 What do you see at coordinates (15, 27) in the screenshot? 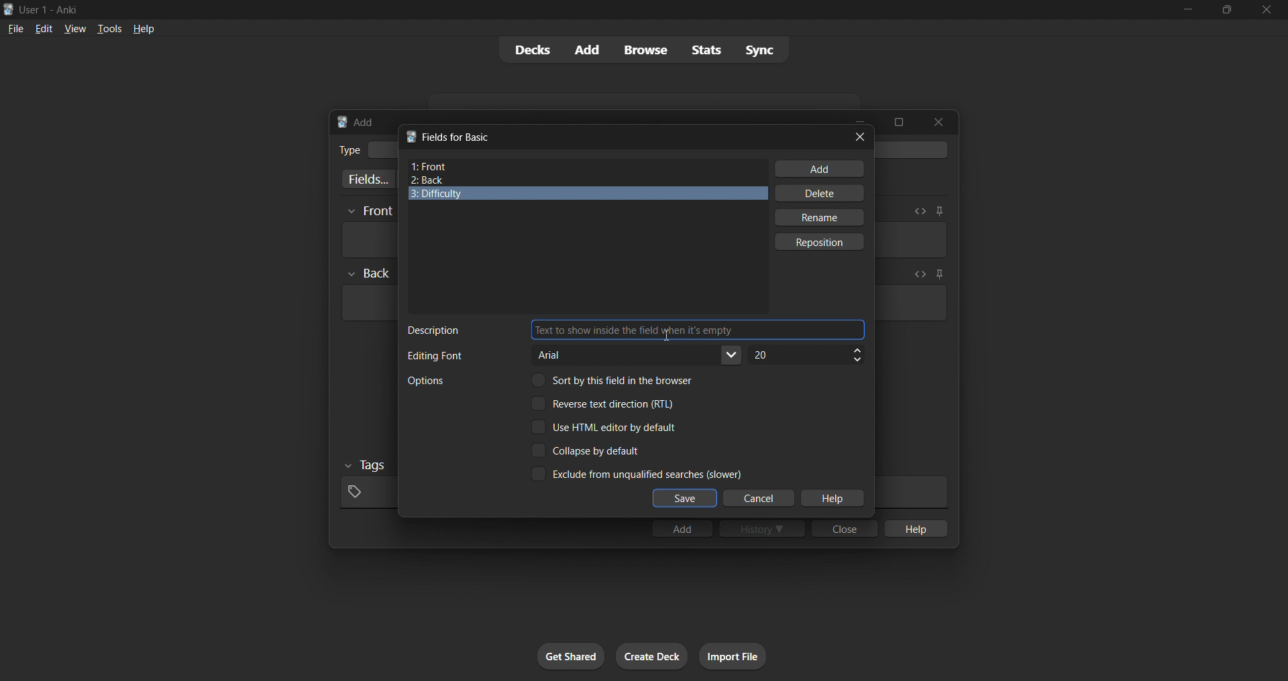
I see `file` at bounding box center [15, 27].